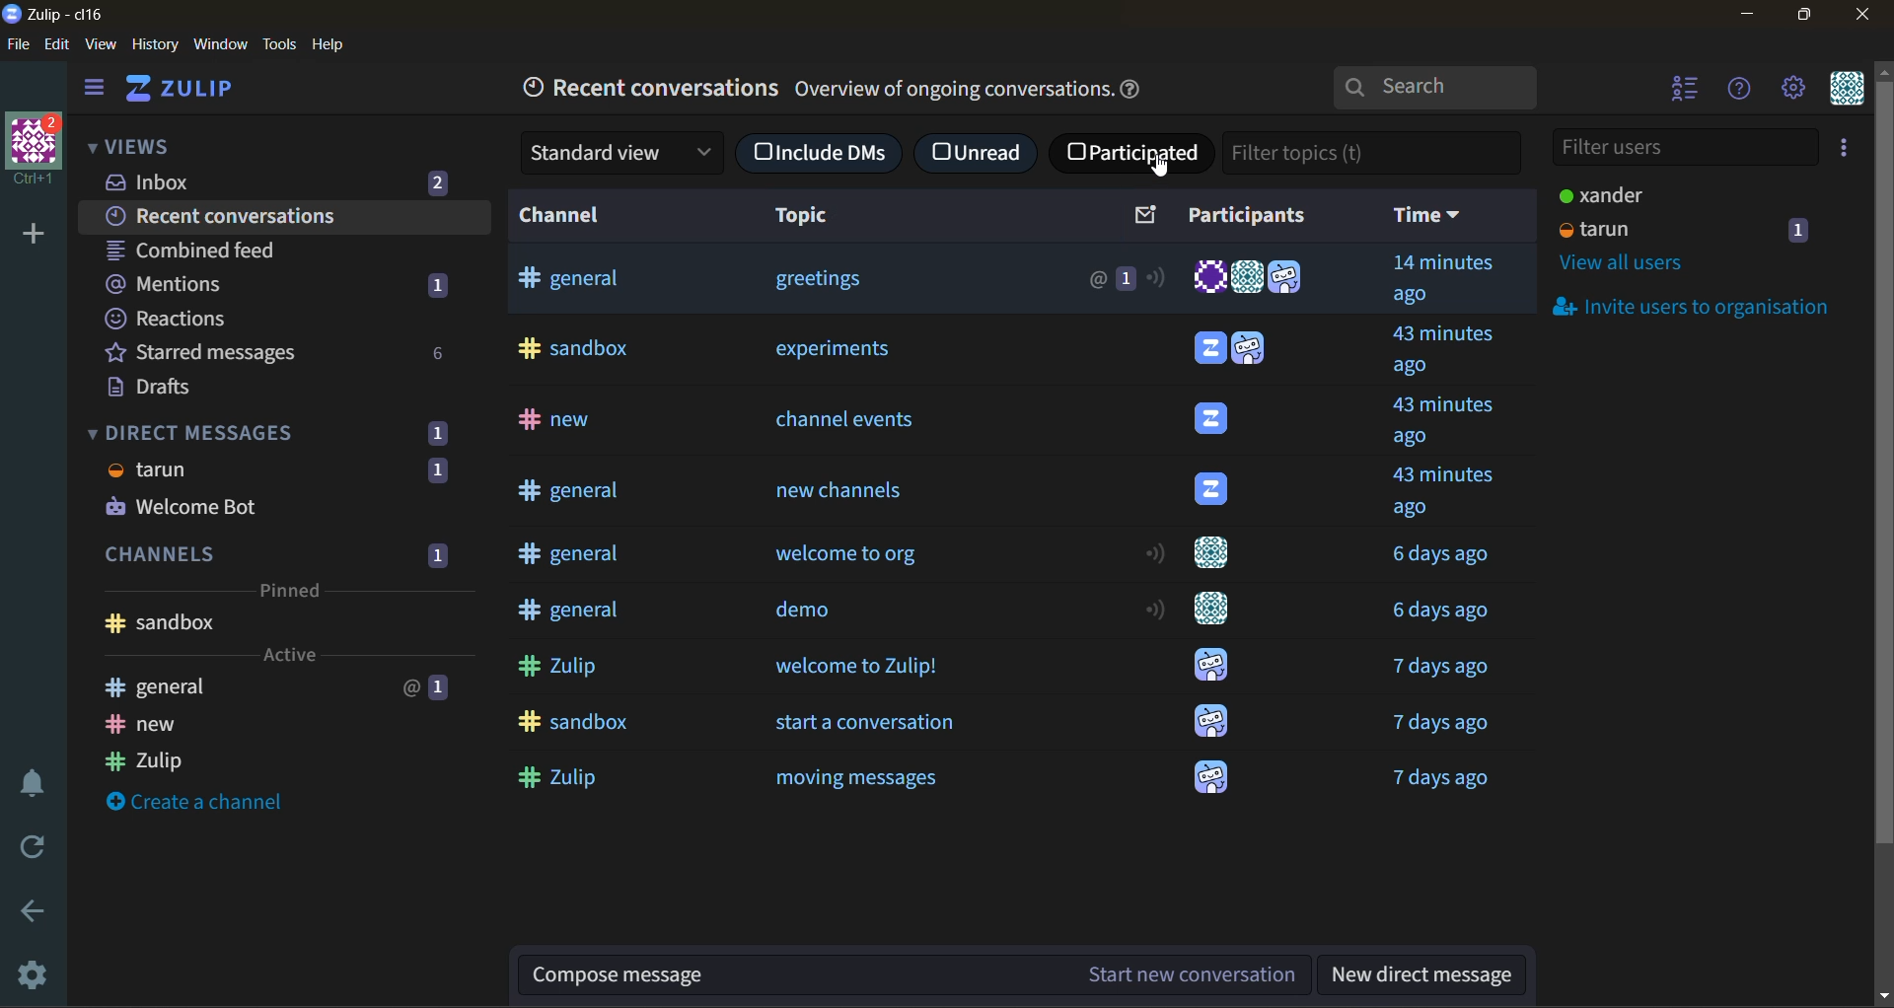 This screenshot has width=1894, height=1008. I want to click on @, so click(1094, 280).